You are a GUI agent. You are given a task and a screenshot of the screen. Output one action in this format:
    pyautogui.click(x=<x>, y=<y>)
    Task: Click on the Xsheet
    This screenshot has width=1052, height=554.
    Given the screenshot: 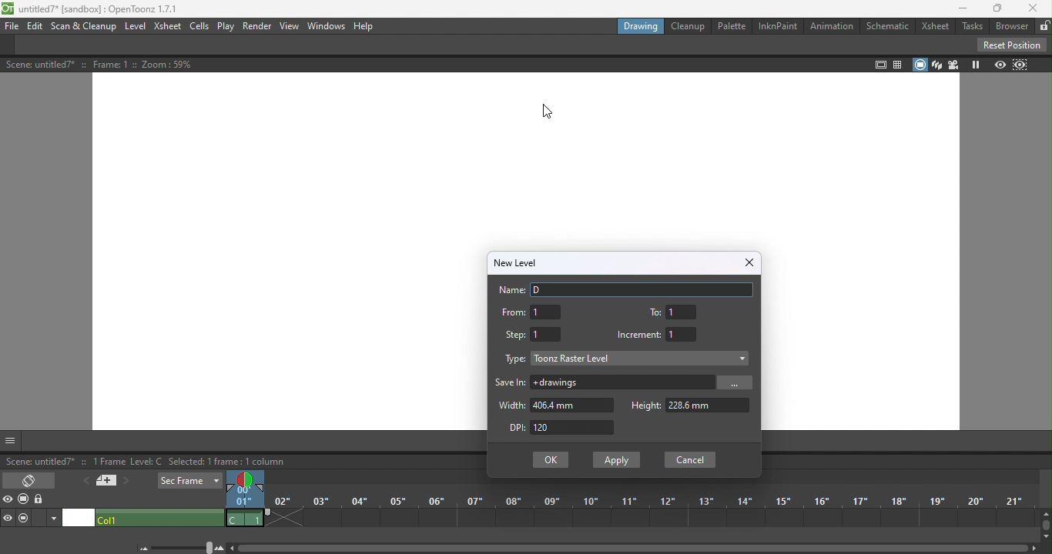 What is the action you would take?
    pyautogui.click(x=937, y=27)
    